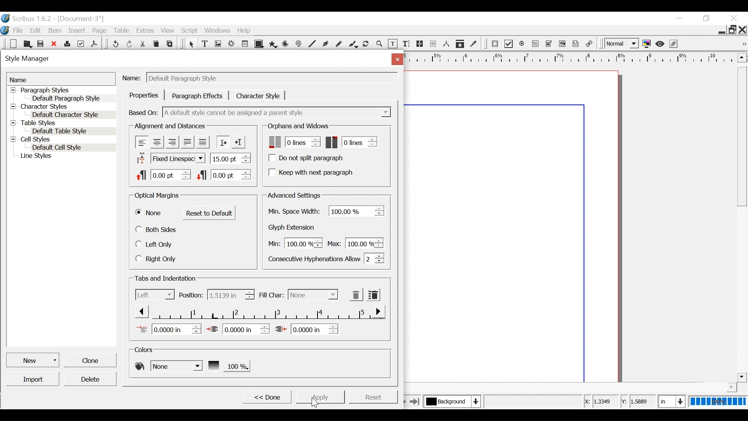 This screenshot has height=421, width=748. What do you see at coordinates (122, 31) in the screenshot?
I see `Table` at bounding box center [122, 31].